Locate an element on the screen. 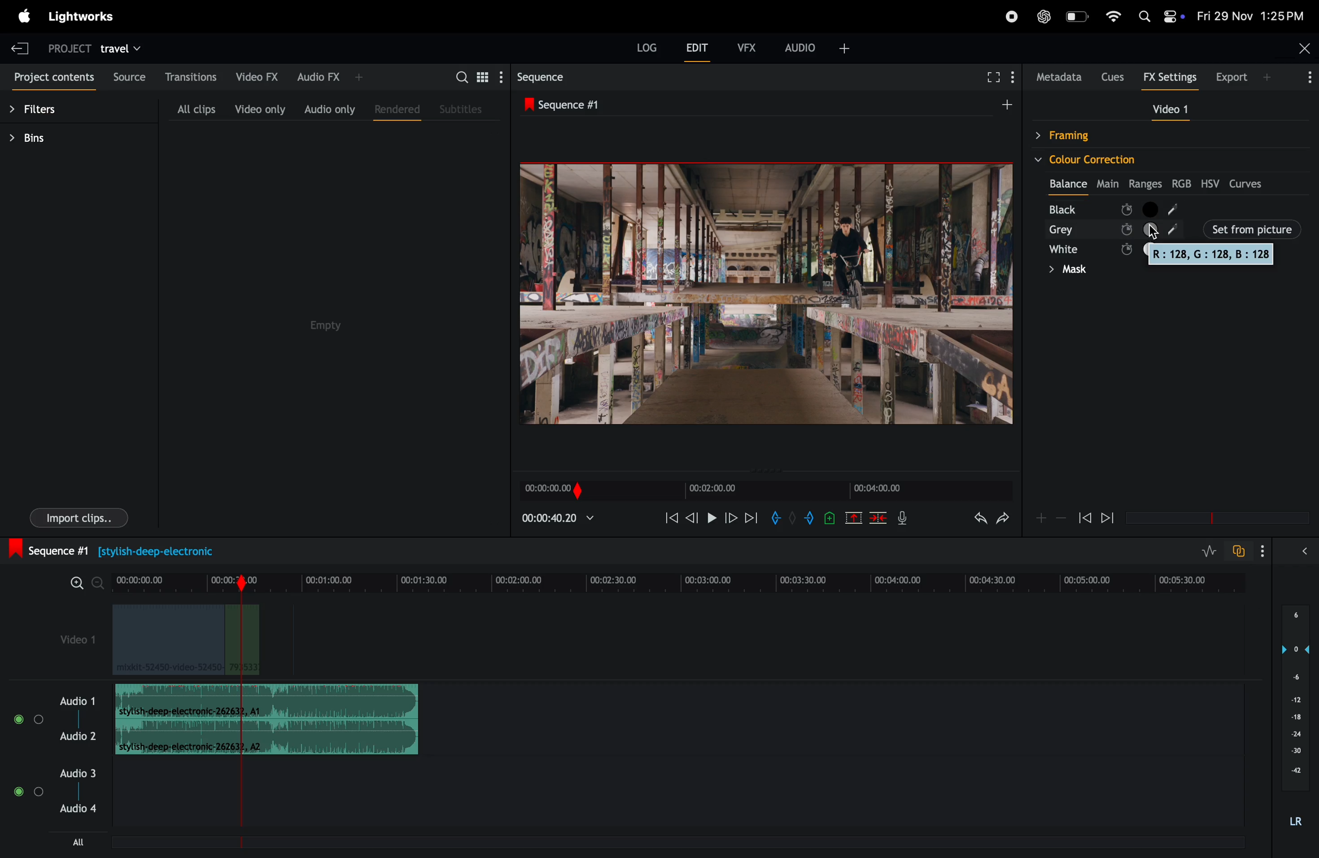  transitions is located at coordinates (192, 76).